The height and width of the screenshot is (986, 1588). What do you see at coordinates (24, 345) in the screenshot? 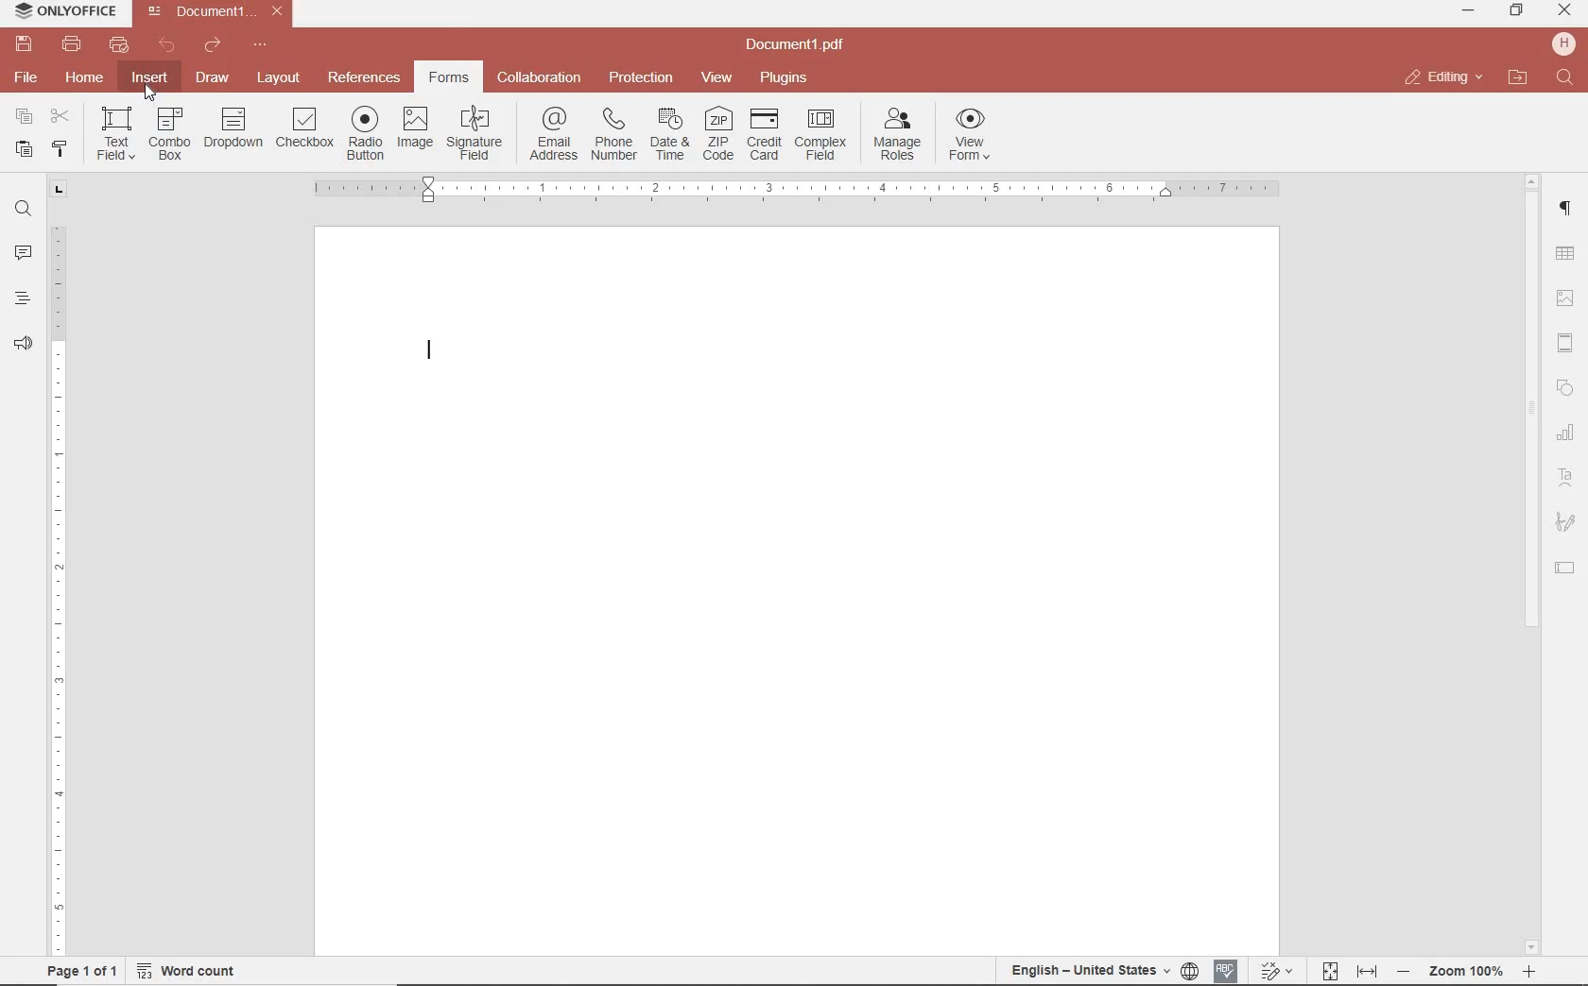
I see `feedback & support` at bounding box center [24, 345].